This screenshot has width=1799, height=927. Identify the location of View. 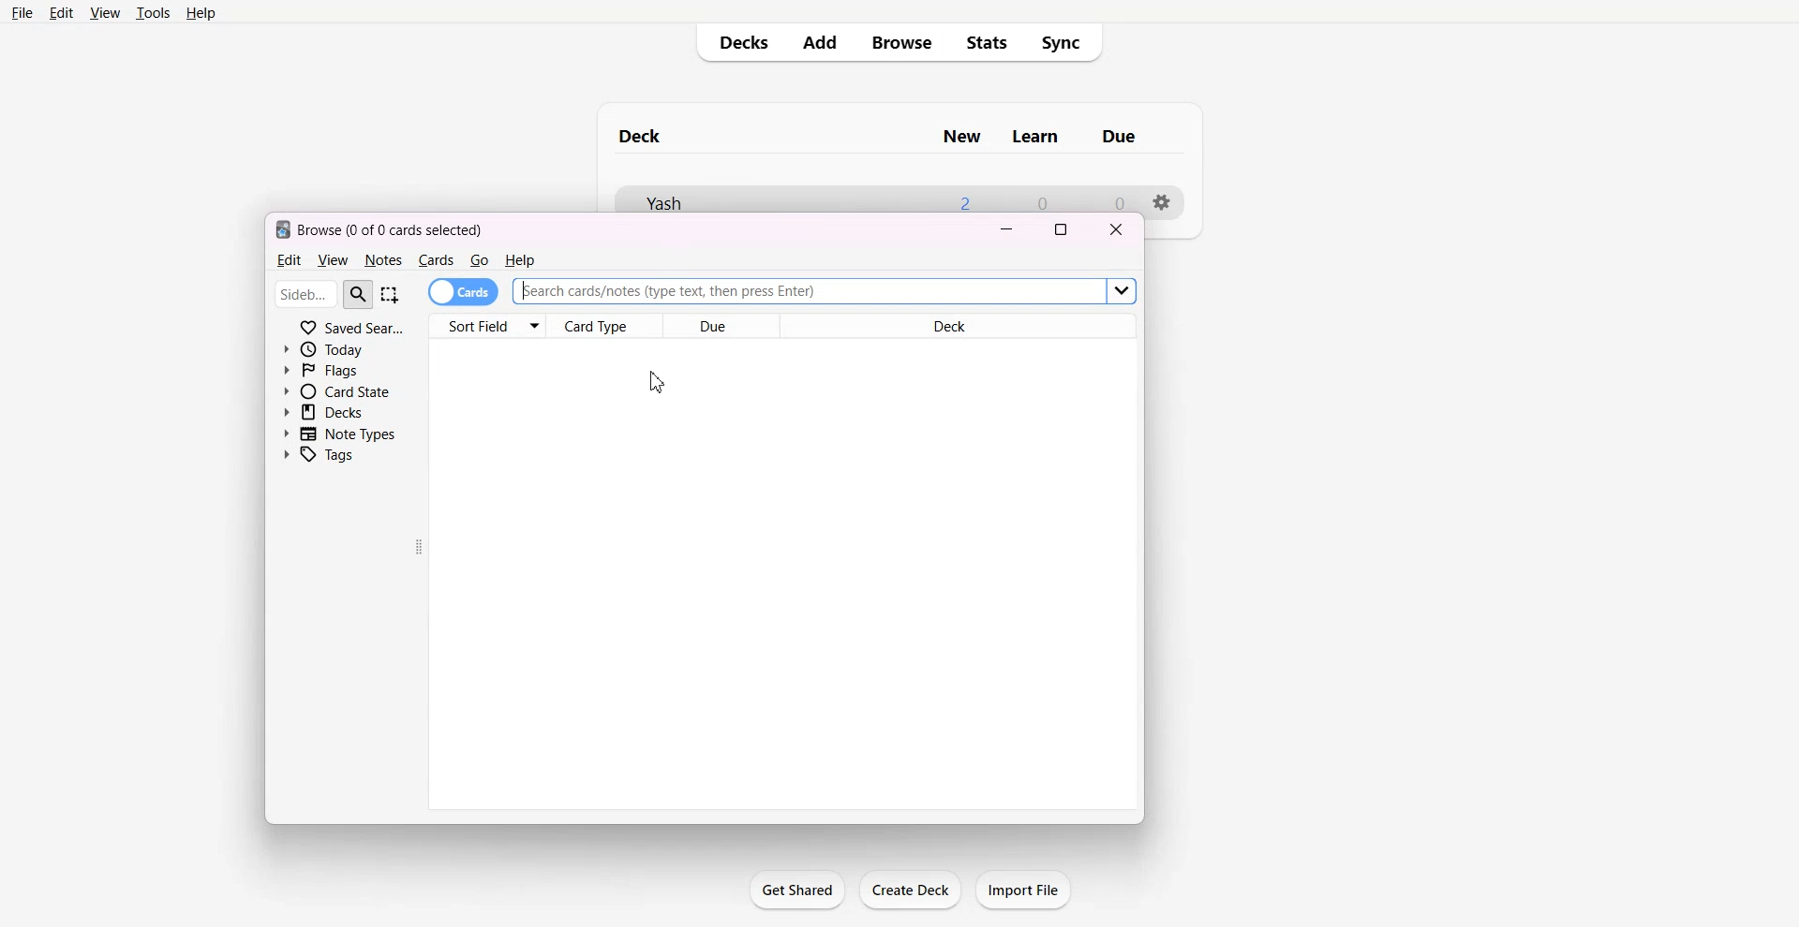
(104, 12).